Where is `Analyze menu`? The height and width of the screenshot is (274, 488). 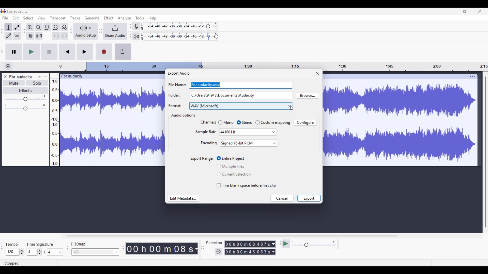
Analyze menu is located at coordinates (125, 18).